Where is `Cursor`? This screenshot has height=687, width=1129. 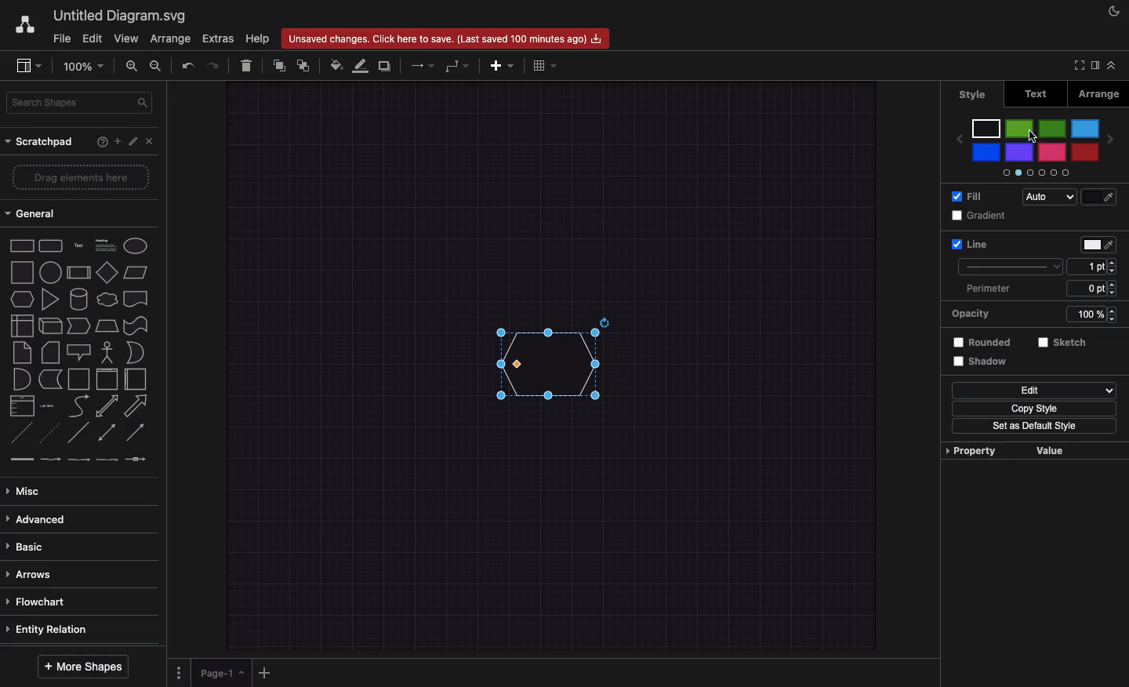
Cursor is located at coordinates (1030, 137).